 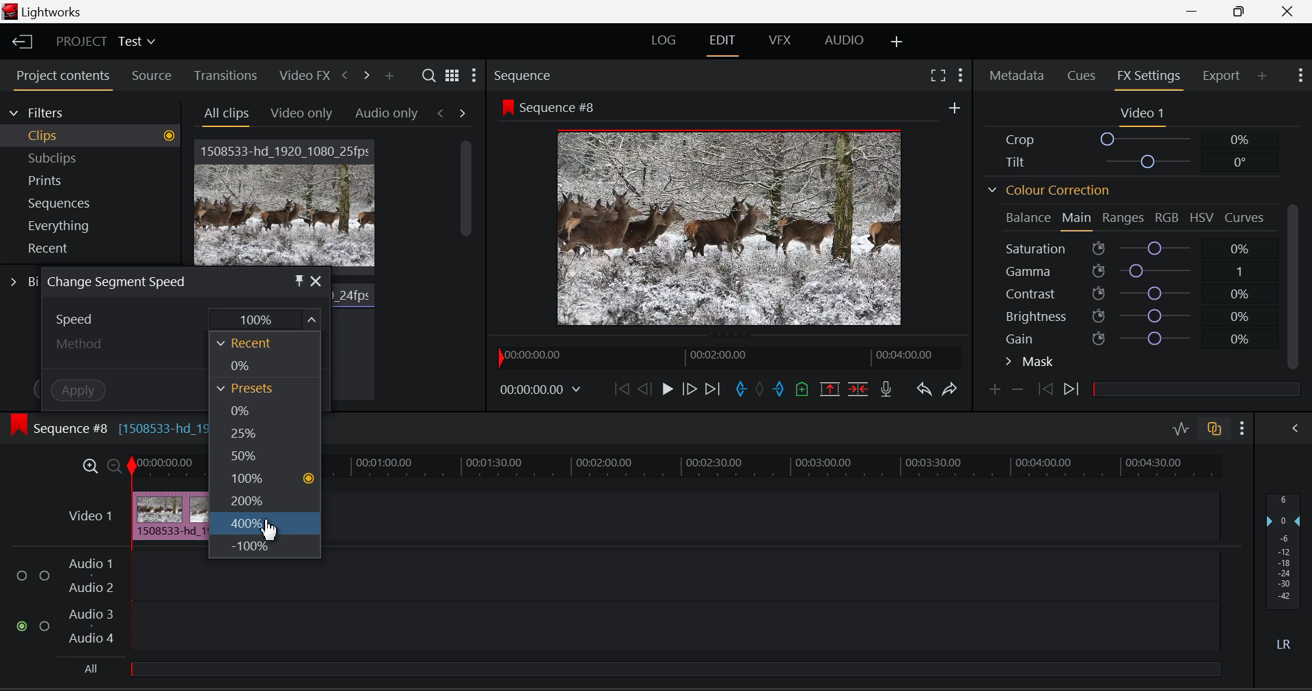 What do you see at coordinates (93, 588) in the screenshot?
I see `Audio 2` at bounding box center [93, 588].